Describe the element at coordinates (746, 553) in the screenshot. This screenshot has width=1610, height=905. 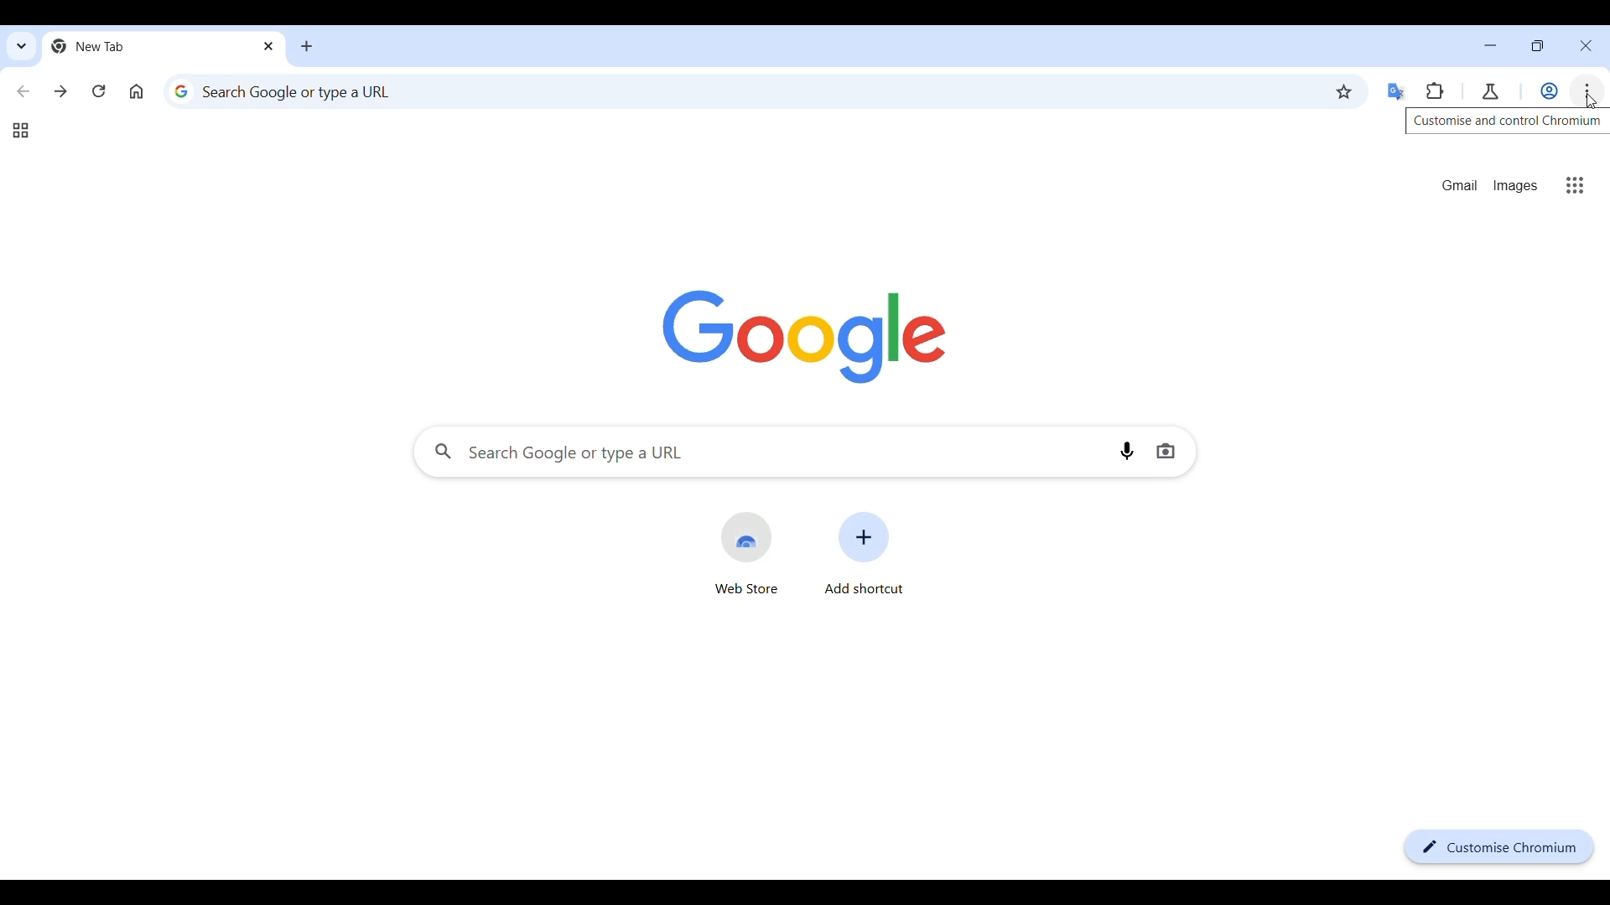
I see `webstore` at that location.